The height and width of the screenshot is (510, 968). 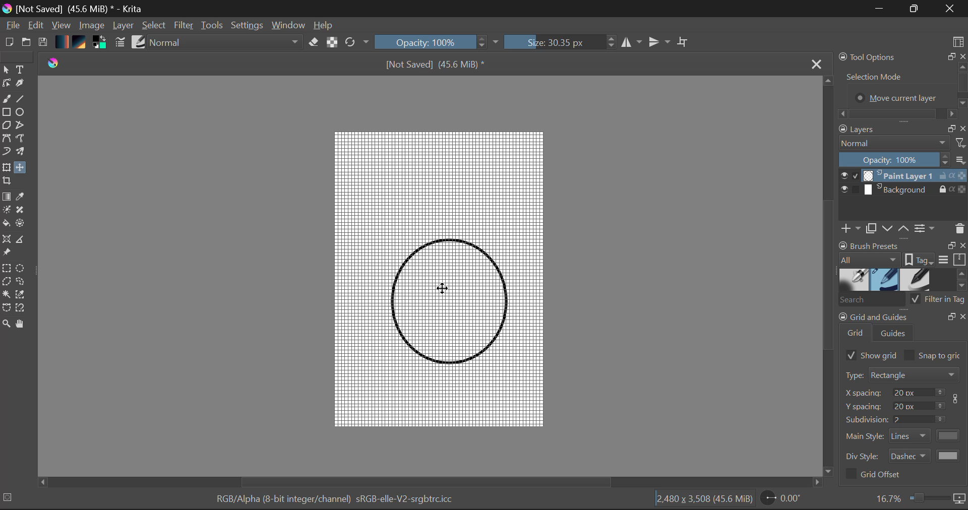 I want to click on Pan, so click(x=22, y=324).